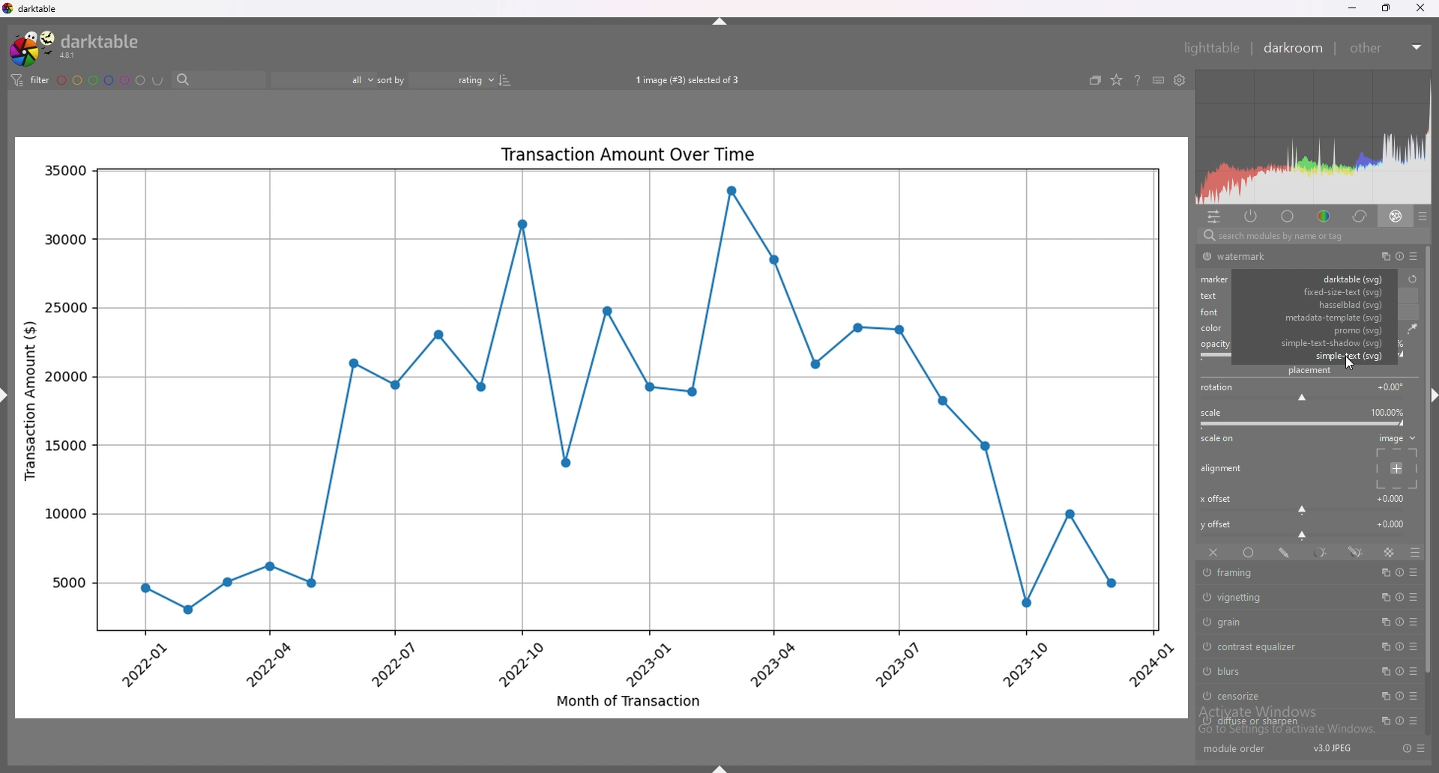 The image size is (1439, 773). I want to click on heat map, so click(1313, 137).